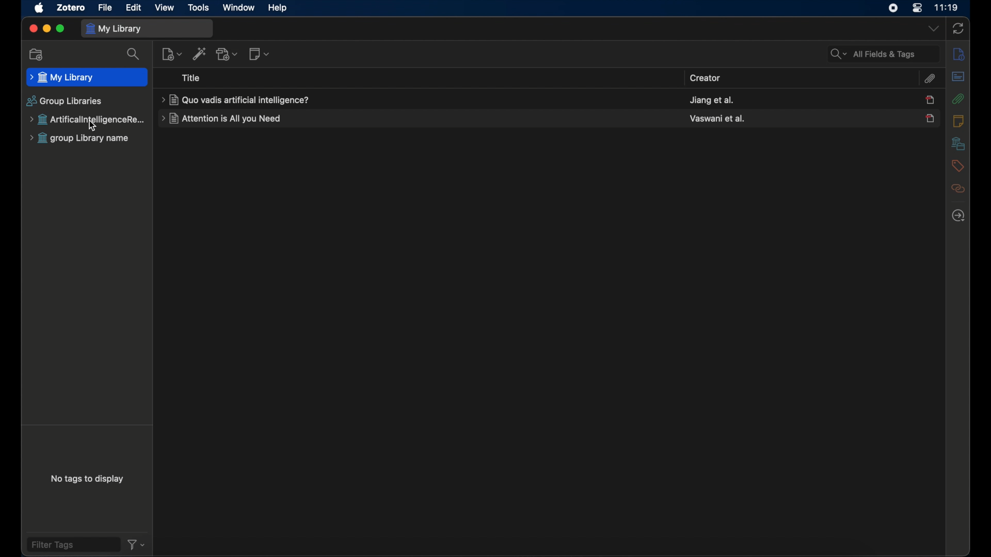  I want to click on dropdown, so click(932, 29).